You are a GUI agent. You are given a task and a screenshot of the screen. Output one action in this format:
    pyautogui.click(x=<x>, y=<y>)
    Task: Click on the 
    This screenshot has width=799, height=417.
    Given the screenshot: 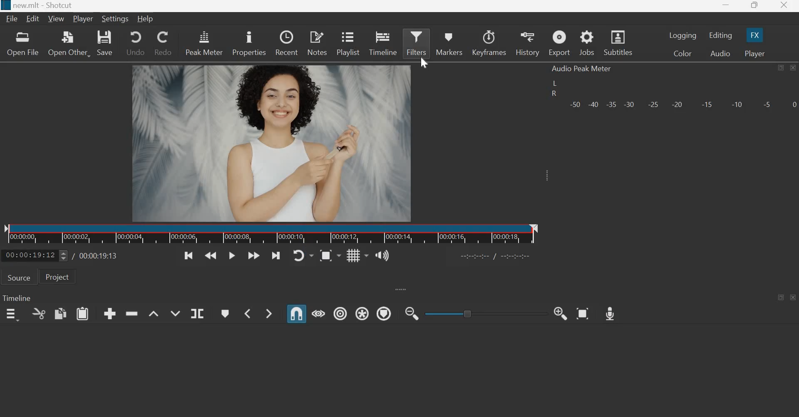 What is the action you would take?
    pyautogui.click(x=5, y=5)
    